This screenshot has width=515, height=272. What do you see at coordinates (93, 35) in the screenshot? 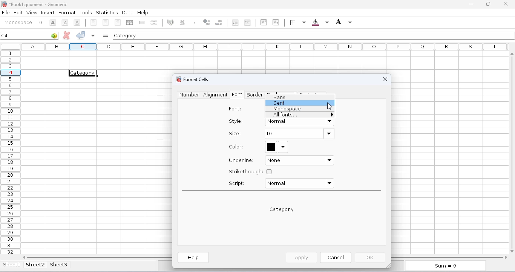
I see `accept changes to multiple cells` at bounding box center [93, 35].